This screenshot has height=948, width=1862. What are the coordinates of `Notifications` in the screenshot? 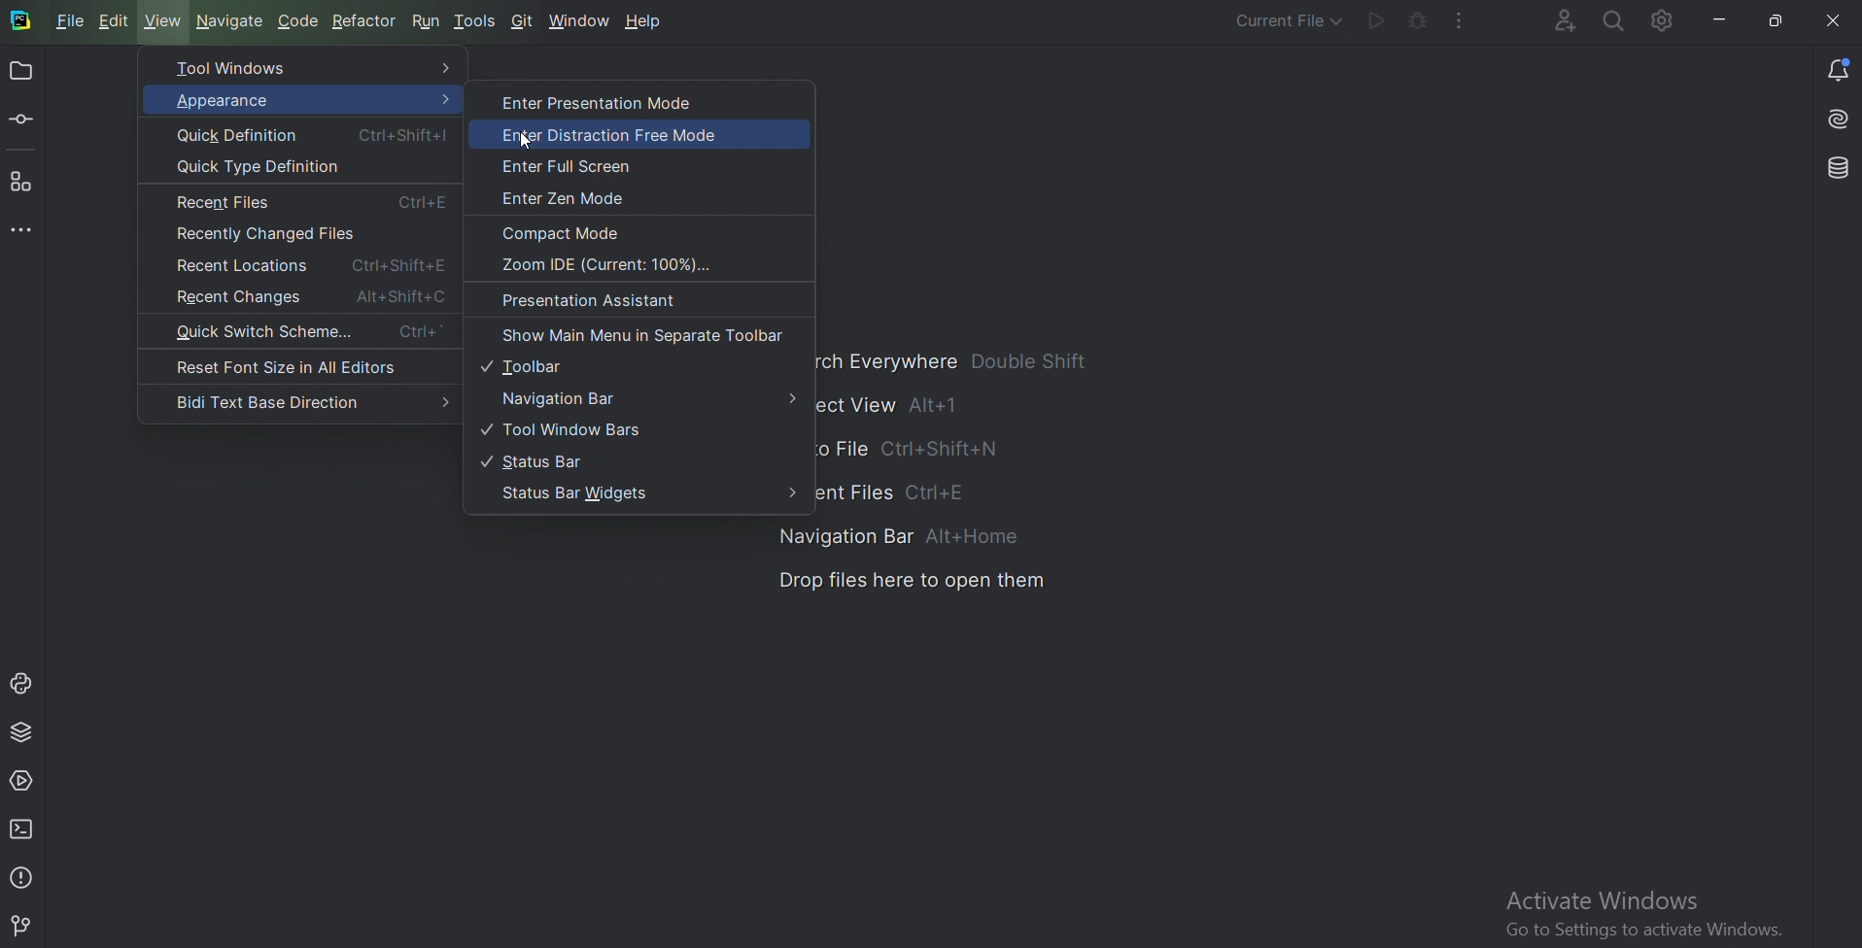 It's located at (1837, 67).